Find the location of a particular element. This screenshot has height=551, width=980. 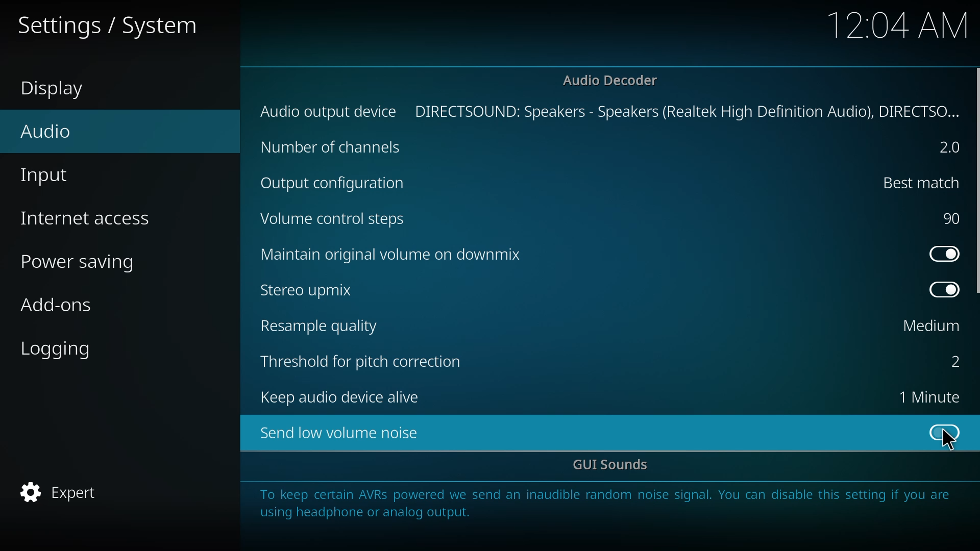

time is located at coordinates (897, 24).